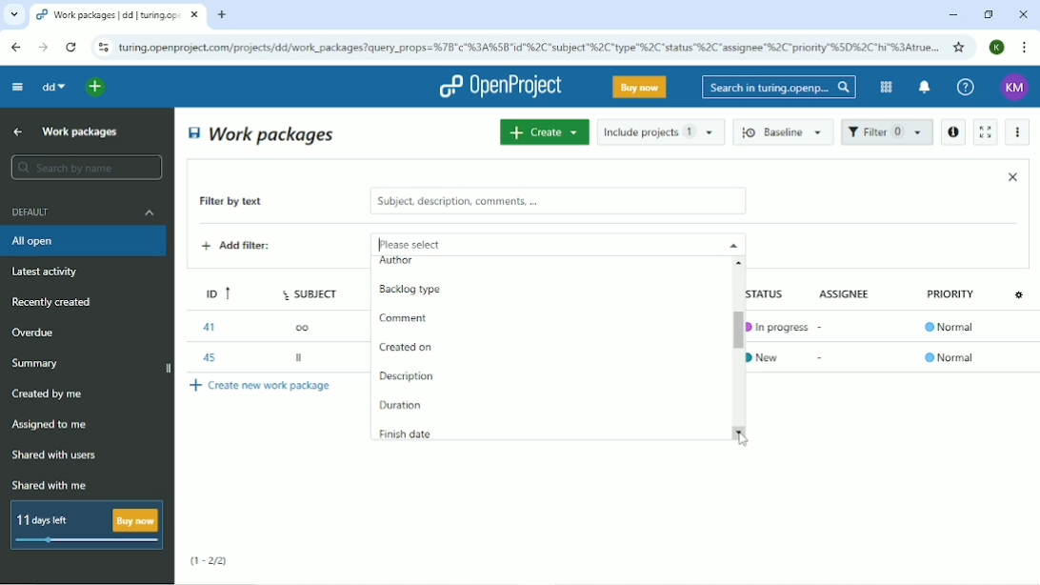 The width and height of the screenshot is (1040, 585). I want to click on Please select, so click(531, 243).